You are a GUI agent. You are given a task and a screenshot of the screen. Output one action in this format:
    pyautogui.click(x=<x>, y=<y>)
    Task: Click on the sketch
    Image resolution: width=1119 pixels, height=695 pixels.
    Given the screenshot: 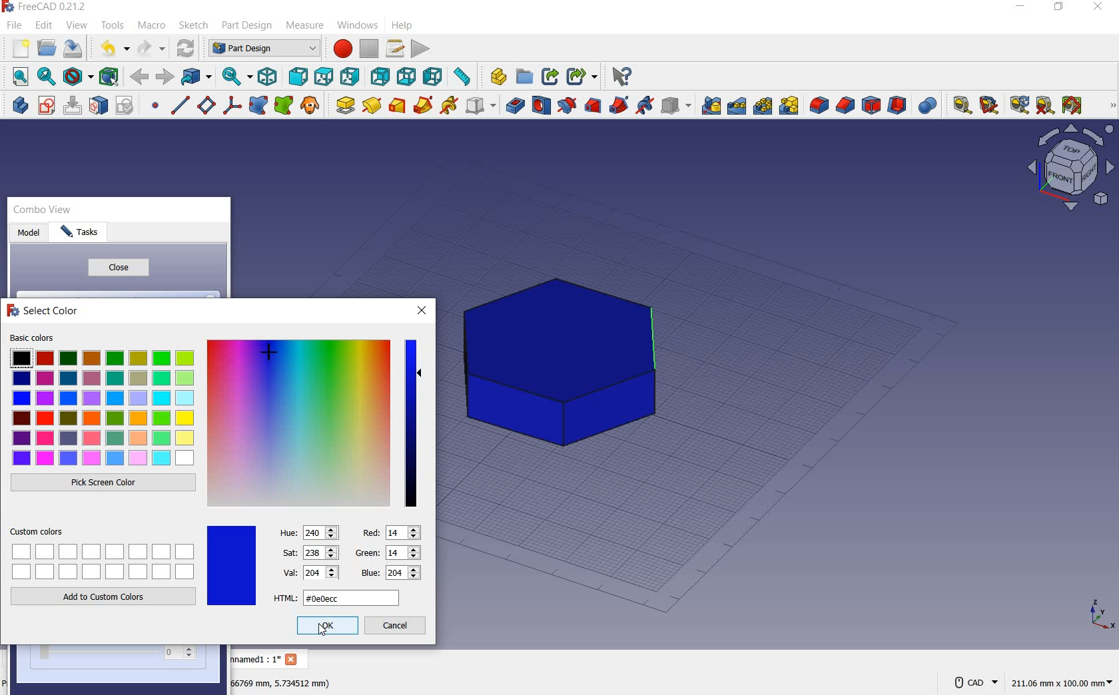 What is the action you would take?
    pyautogui.click(x=192, y=25)
    